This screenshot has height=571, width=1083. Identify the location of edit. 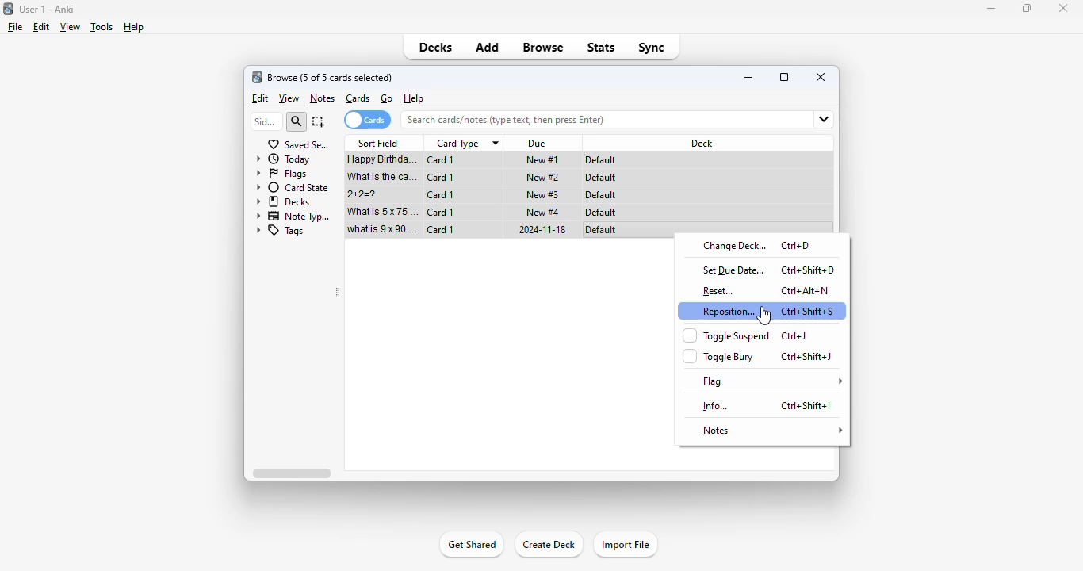
(42, 27).